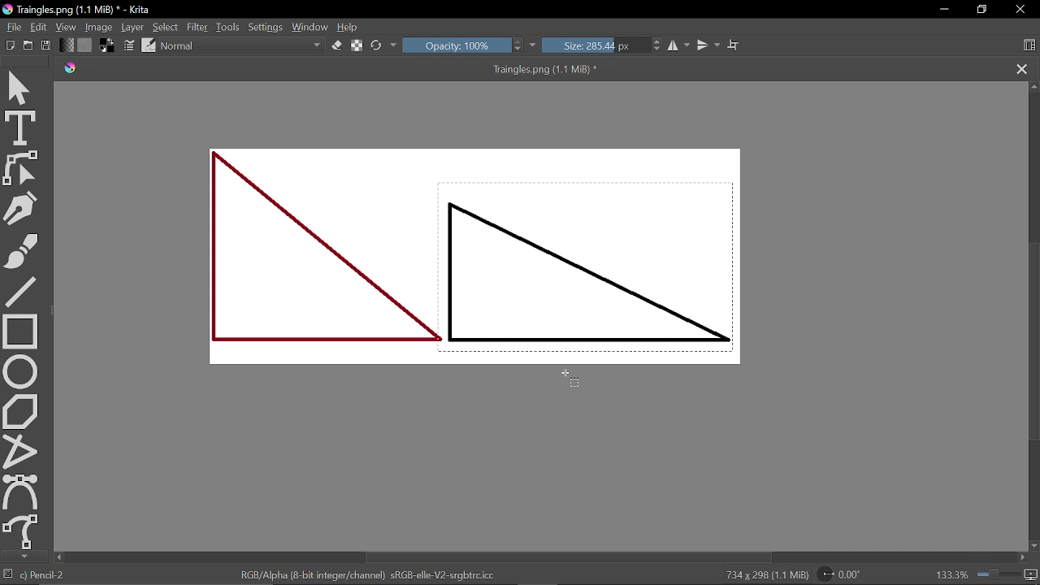 The height and width of the screenshot is (585, 1040). Describe the element at coordinates (109, 46) in the screenshot. I see `Background color` at that location.